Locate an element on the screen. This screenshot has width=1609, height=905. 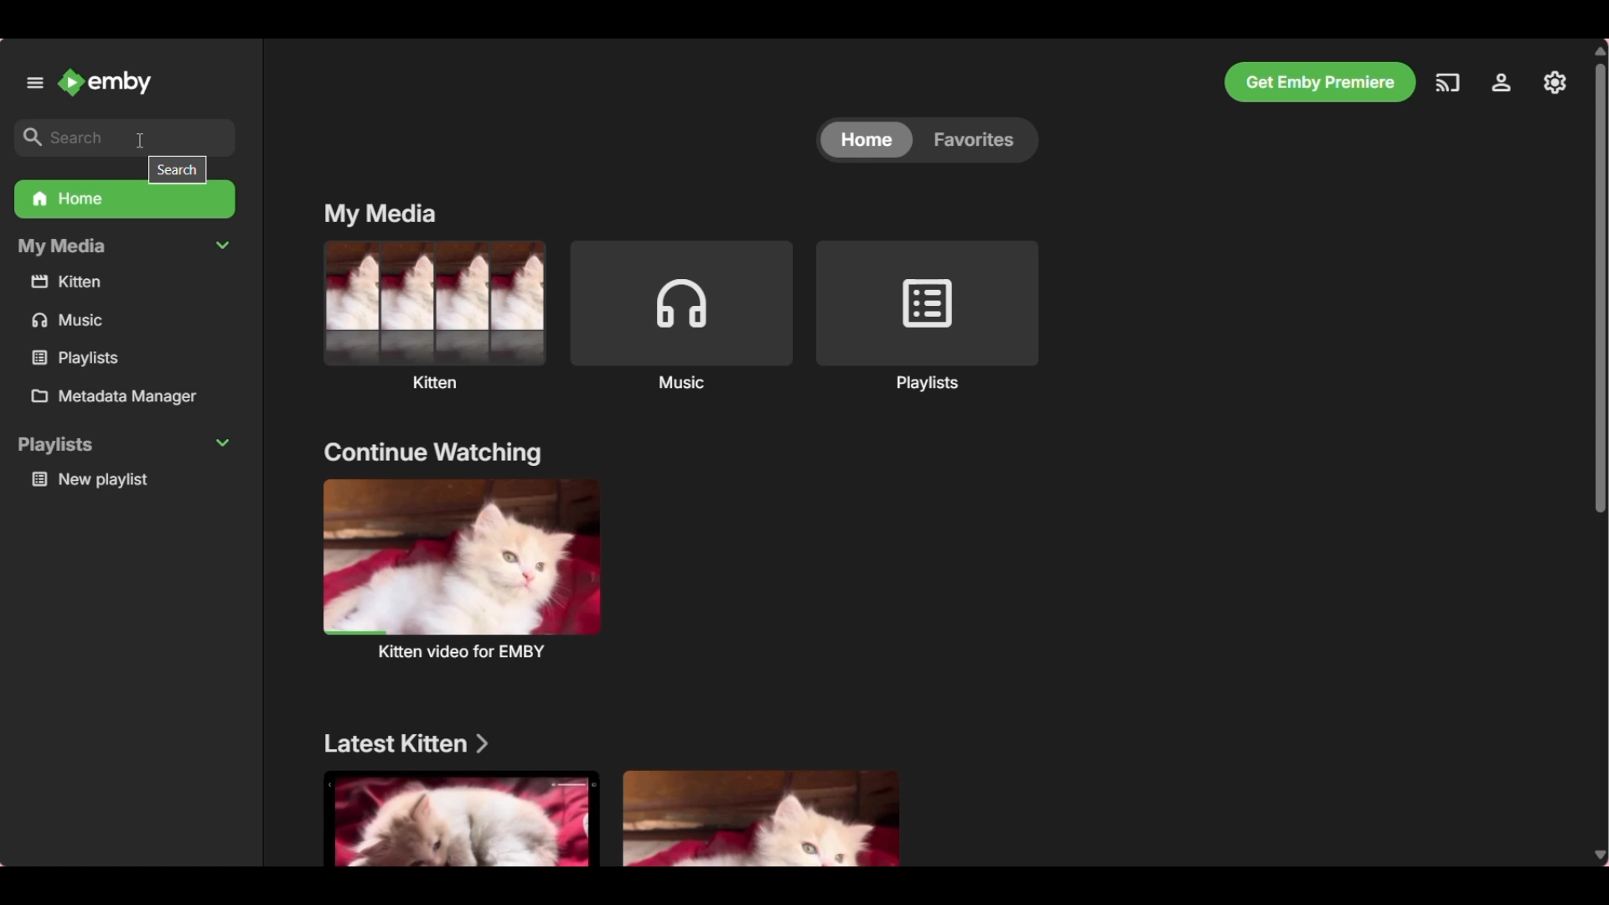
Home is located at coordinates (125, 201).